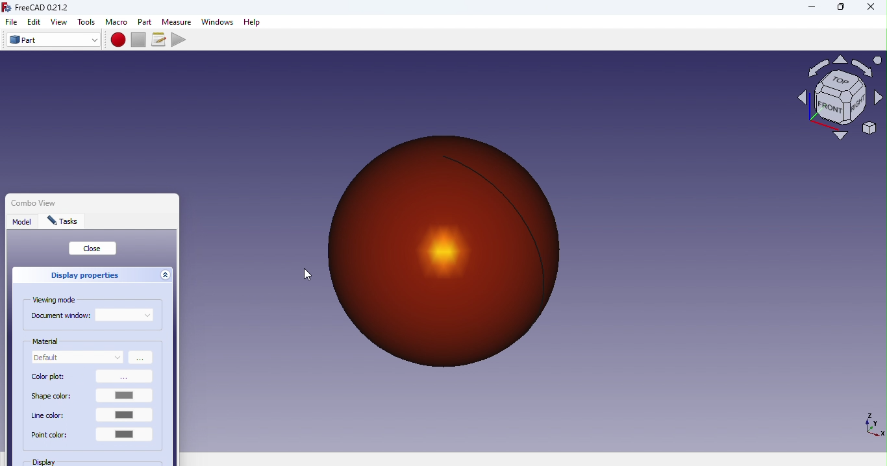  Describe the element at coordinates (146, 21) in the screenshot. I see `Part` at that location.